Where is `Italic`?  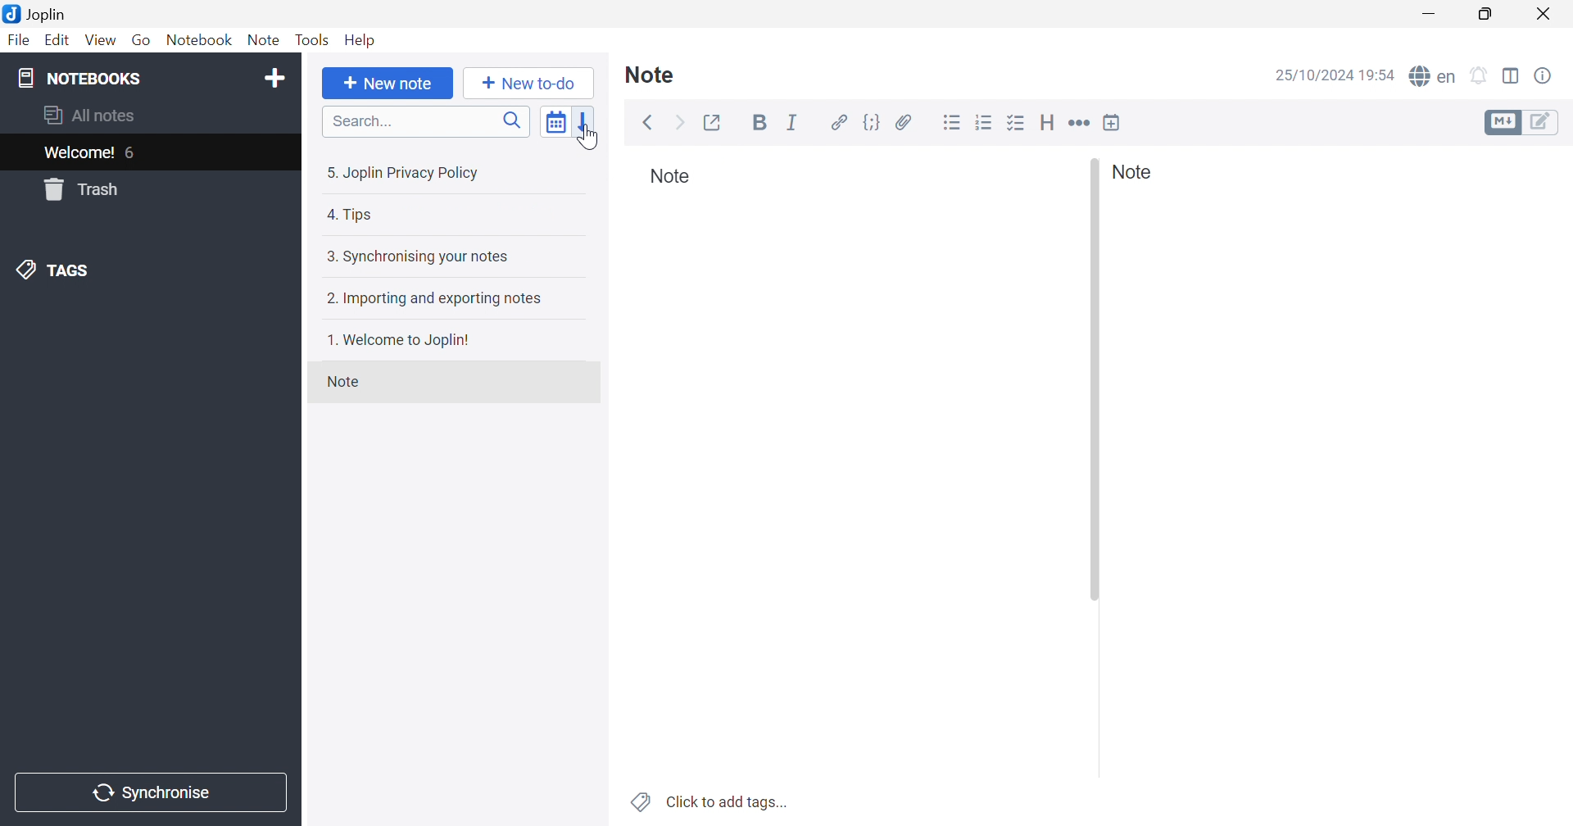 Italic is located at coordinates (794, 125).